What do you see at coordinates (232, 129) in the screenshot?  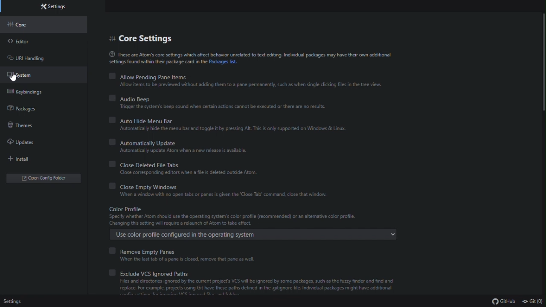 I see `Automatically hide the menu bar and toggle it by pressing Alt. This is only supported on Windows & Linux.` at bounding box center [232, 129].